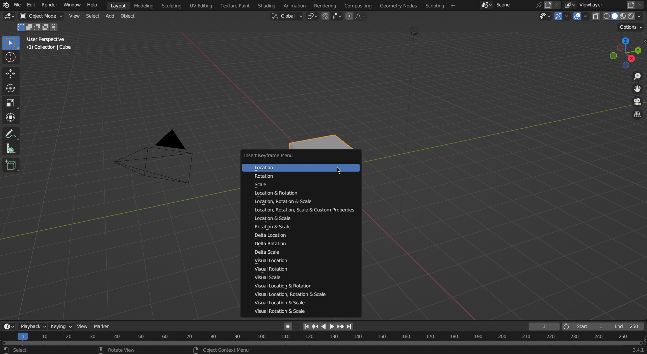 This screenshot has width=647, height=354. What do you see at coordinates (21, 350) in the screenshot?
I see `select` at bounding box center [21, 350].